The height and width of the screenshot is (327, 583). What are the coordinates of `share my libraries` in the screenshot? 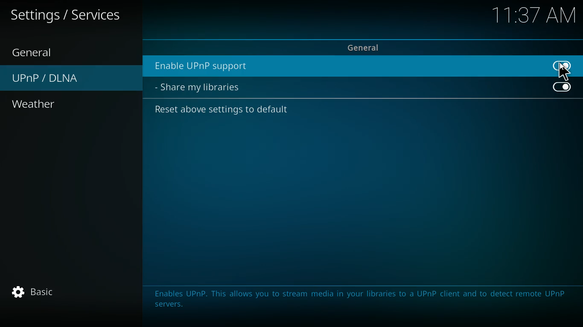 It's located at (203, 88).